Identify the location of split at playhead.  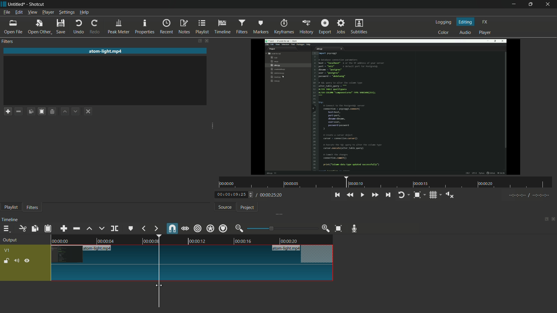
(115, 228).